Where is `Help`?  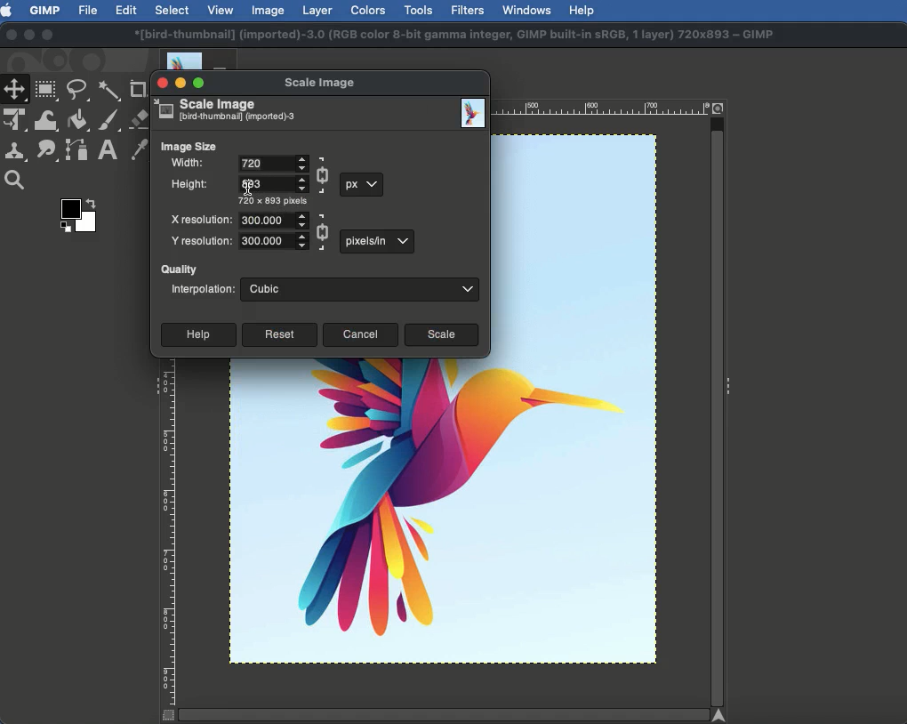 Help is located at coordinates (583, 11).